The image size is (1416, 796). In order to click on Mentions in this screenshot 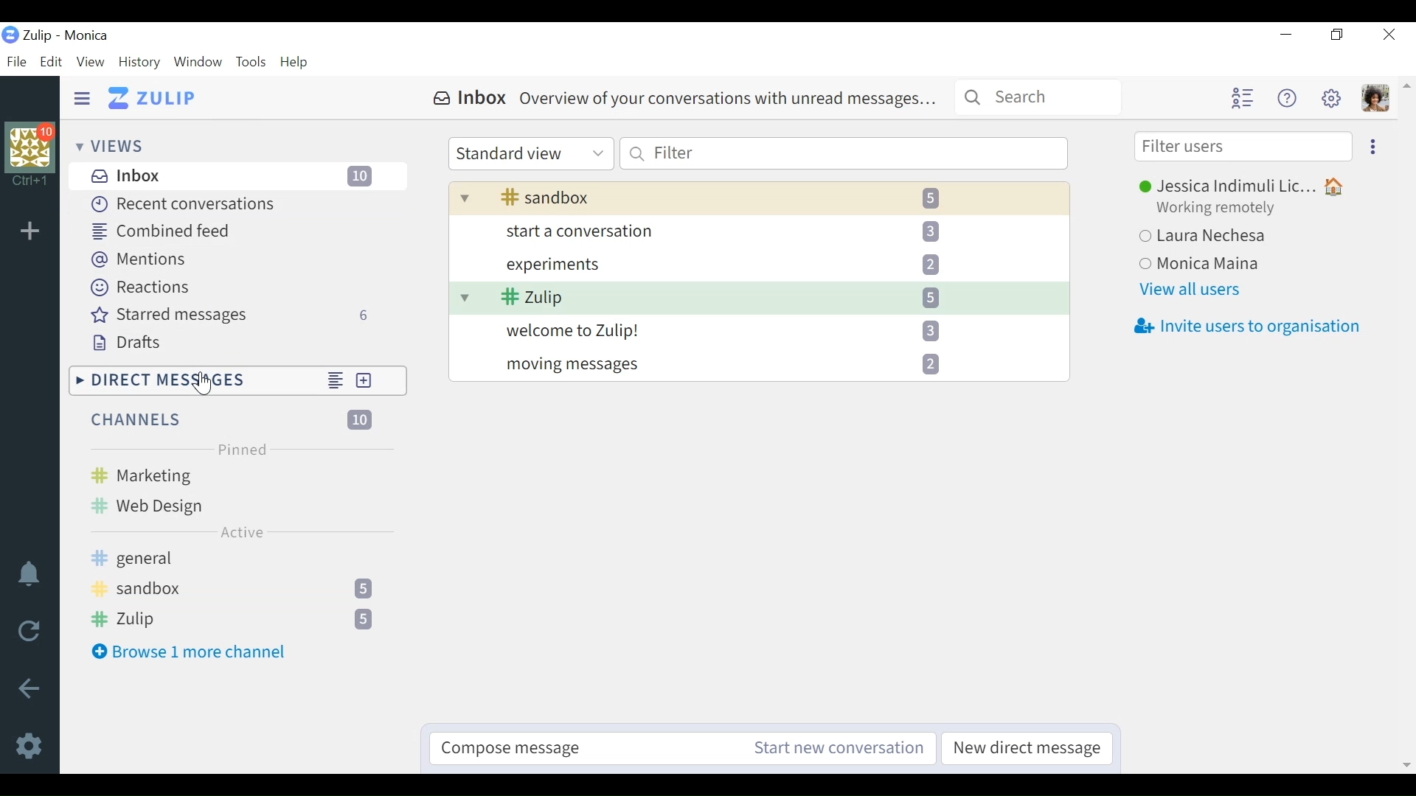, I will do `click(139, 259)`.